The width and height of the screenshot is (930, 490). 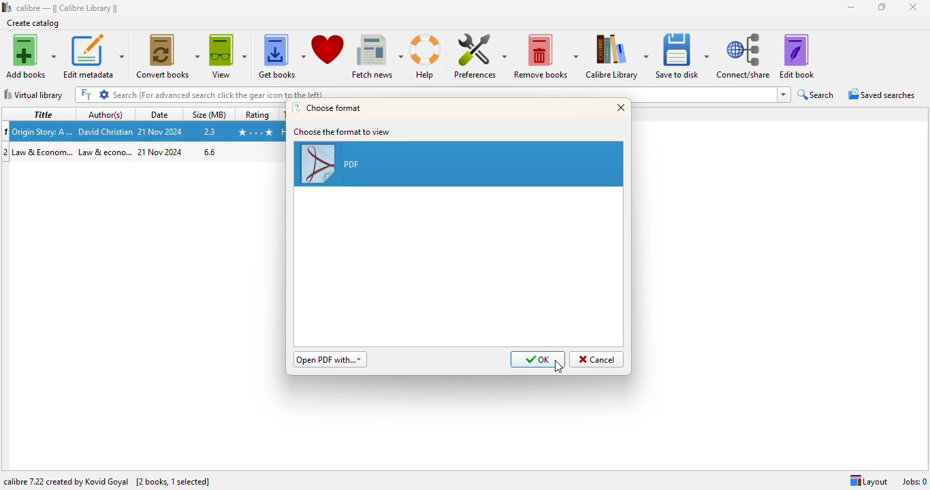 I want to click on add books, so click(x=30, y=56).